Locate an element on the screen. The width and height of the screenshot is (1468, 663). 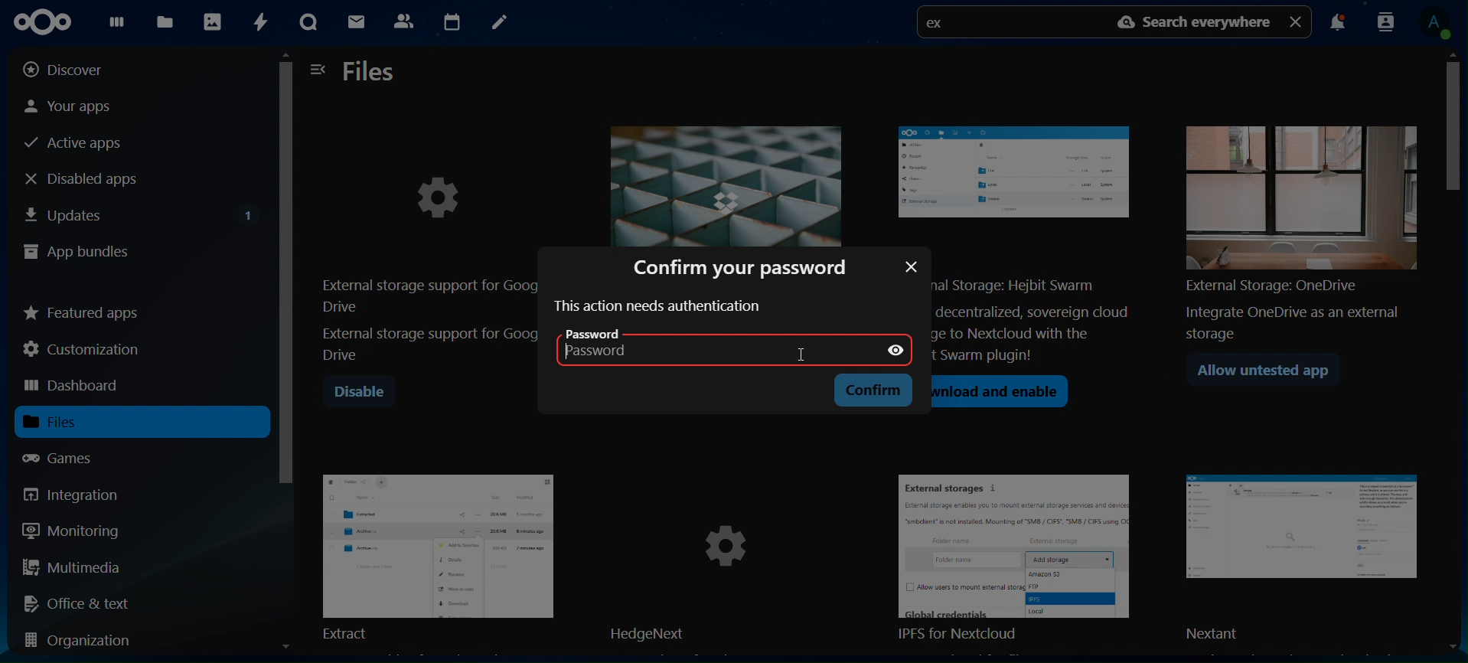
Nextant is located at coordinates (1307, 559).